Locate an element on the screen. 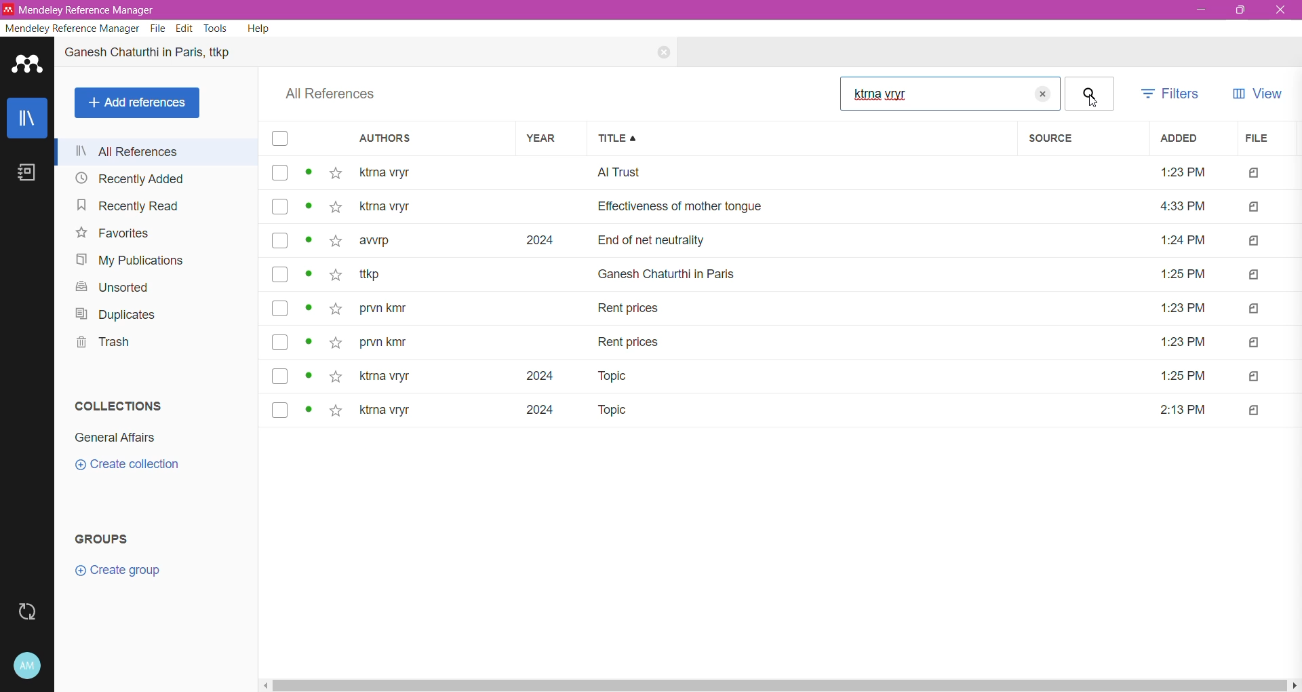 The image size is (1302, 692). view status is located at coordinates (311, 241).